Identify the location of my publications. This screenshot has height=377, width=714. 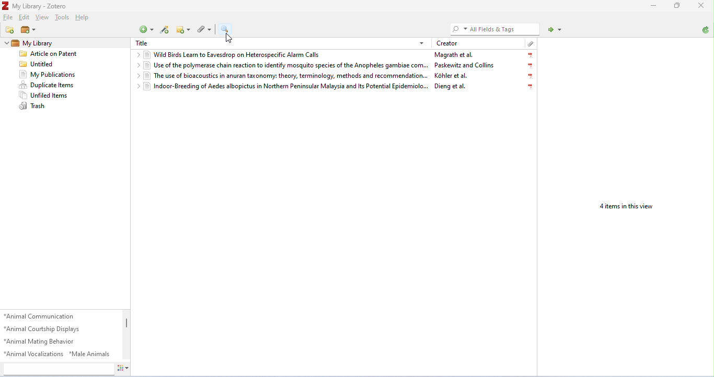
(47, 75).